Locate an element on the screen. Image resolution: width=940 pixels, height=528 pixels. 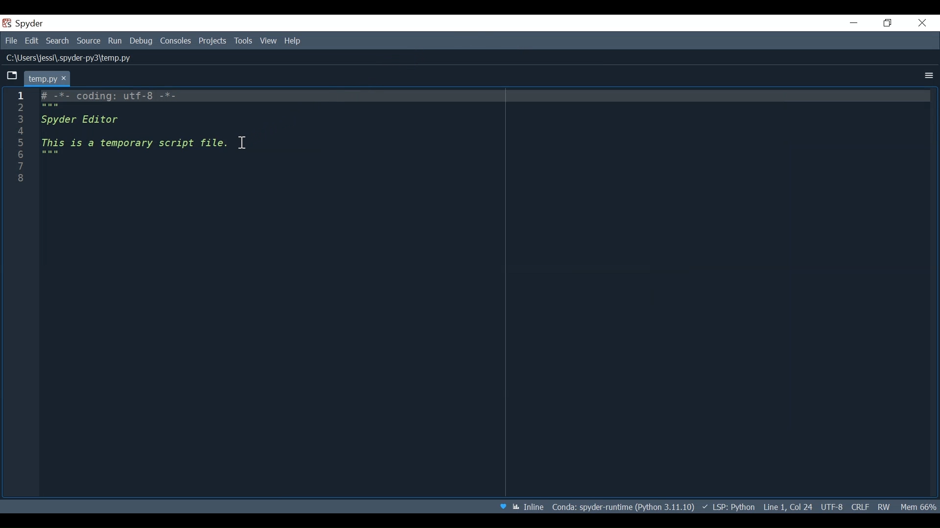
Debug is located at coordinates (142, 41).